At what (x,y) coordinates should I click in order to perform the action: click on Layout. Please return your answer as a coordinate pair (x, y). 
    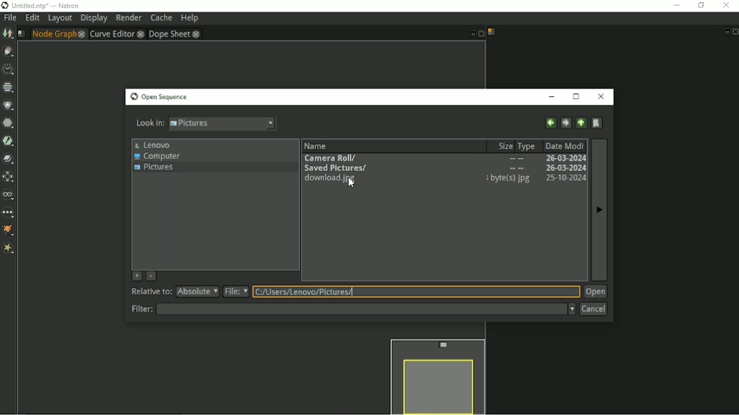
    Looking at the image, I should click on (60, 19).